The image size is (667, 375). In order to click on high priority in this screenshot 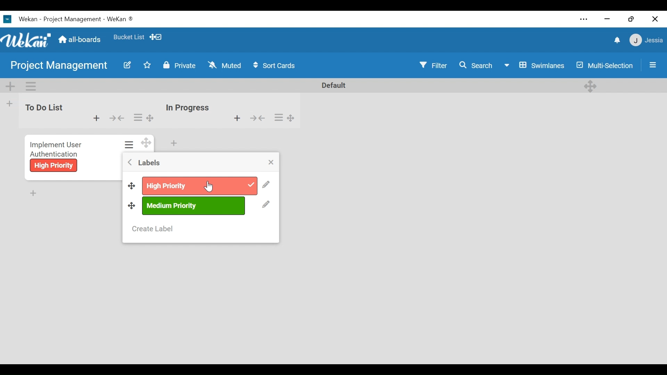, I will do `click(54, 166)`.